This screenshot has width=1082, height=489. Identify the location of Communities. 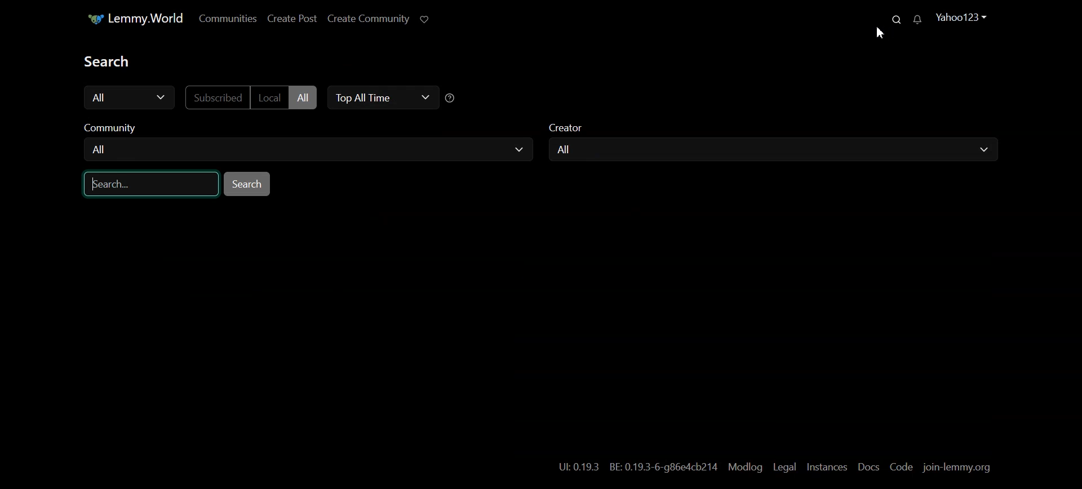
(227, 18).